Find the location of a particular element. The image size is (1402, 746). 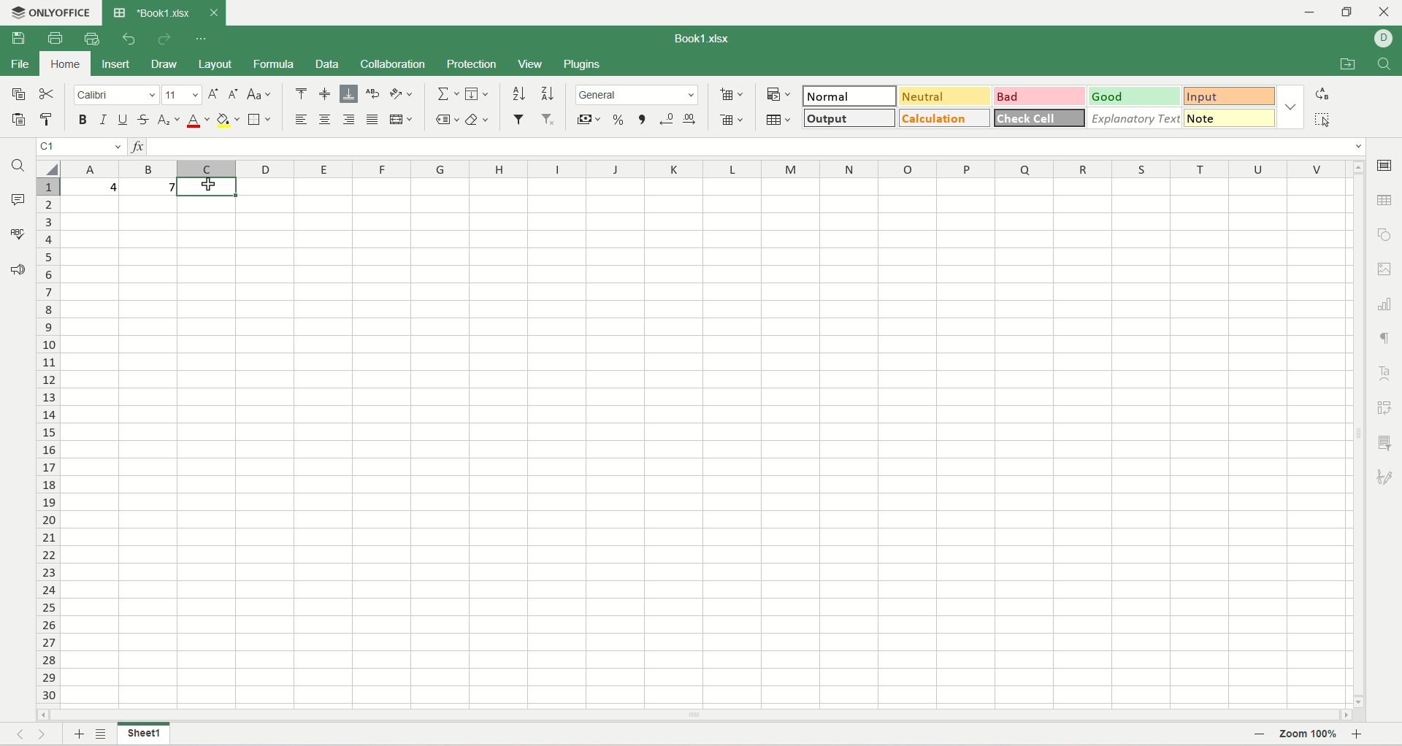

calibri is located at coordinates (116, 95).